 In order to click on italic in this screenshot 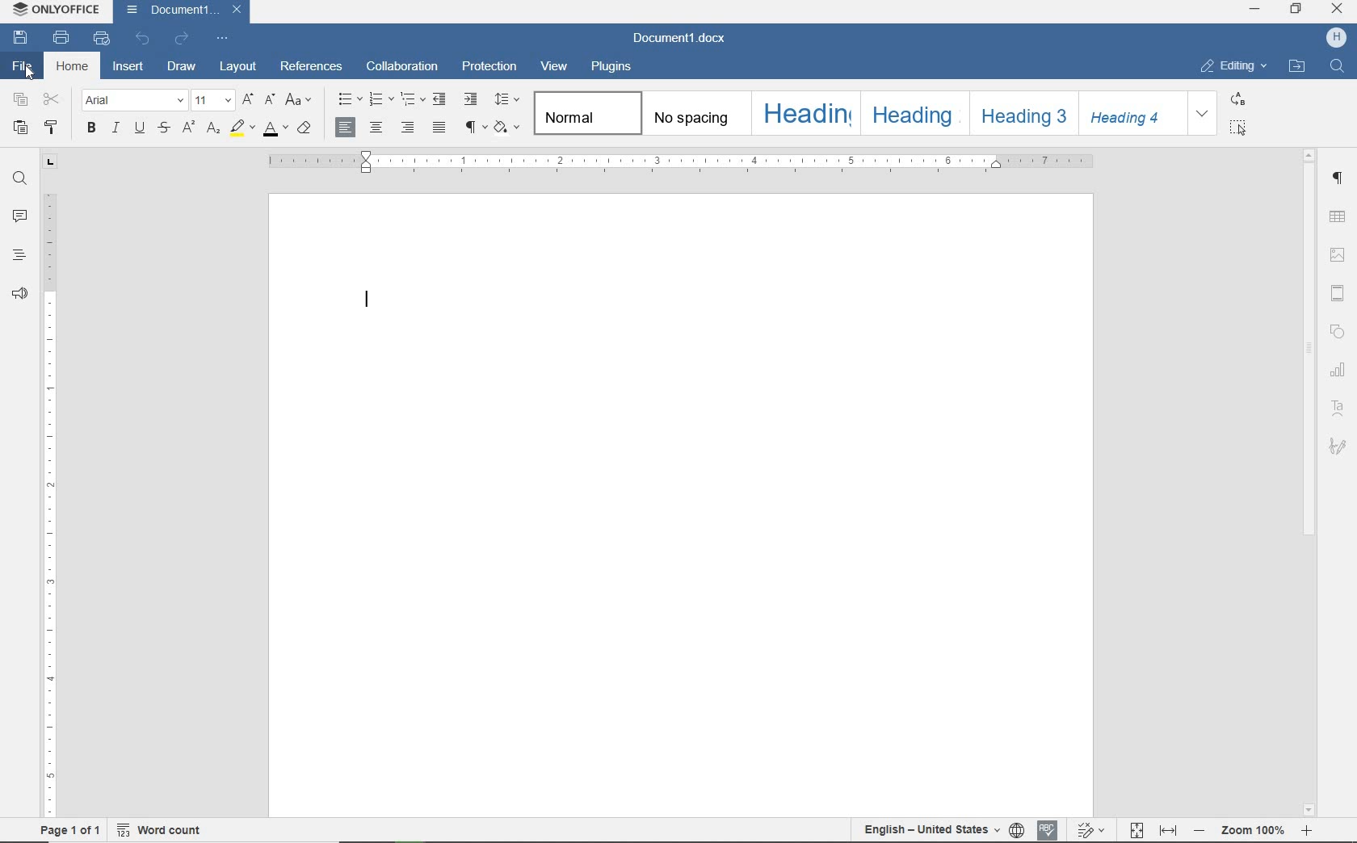, I will do `click(116, 128)`.